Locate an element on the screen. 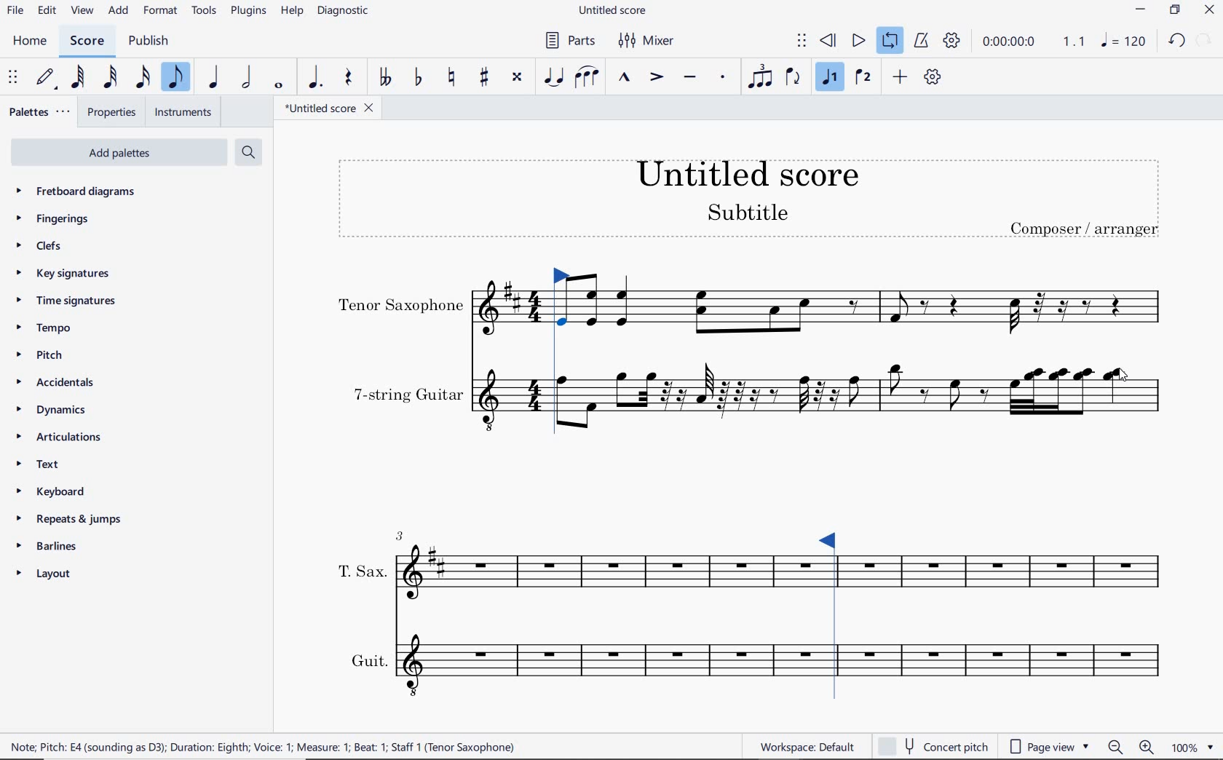  FLIP DIRECTION is located at coordinates (793, 78).